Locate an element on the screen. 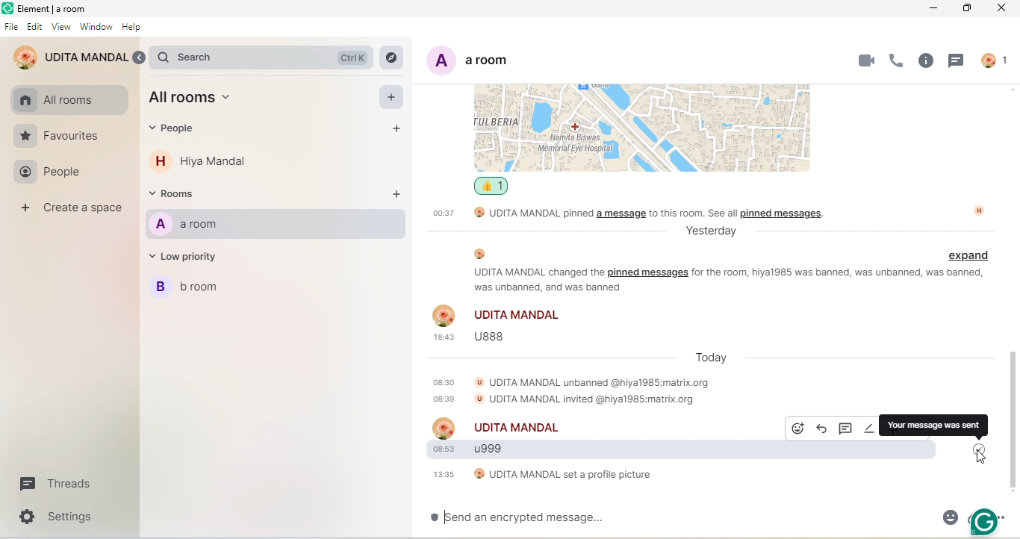  Grammerly is located at coordinates (984, 523).